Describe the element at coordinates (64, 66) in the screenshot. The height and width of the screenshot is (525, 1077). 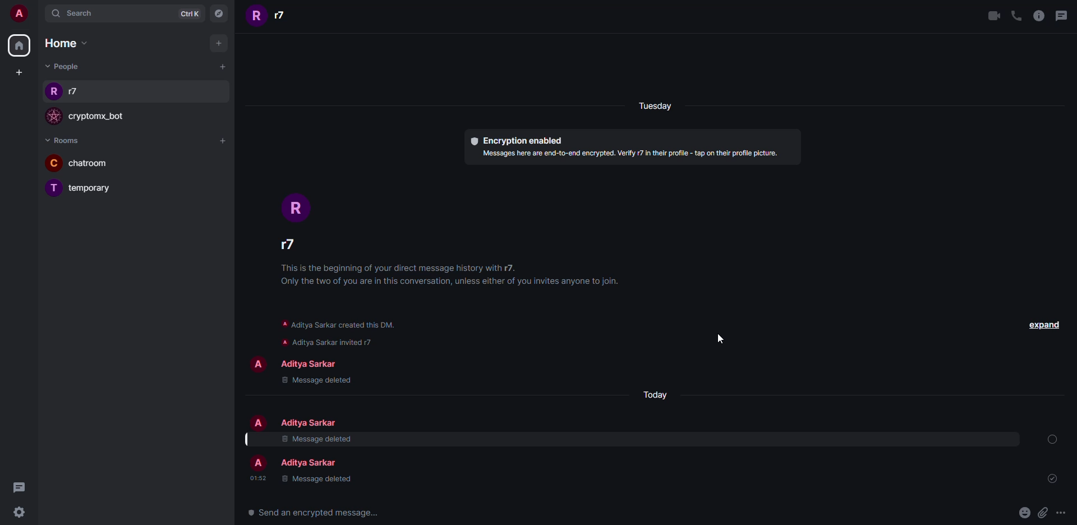
I see `people` at that location.